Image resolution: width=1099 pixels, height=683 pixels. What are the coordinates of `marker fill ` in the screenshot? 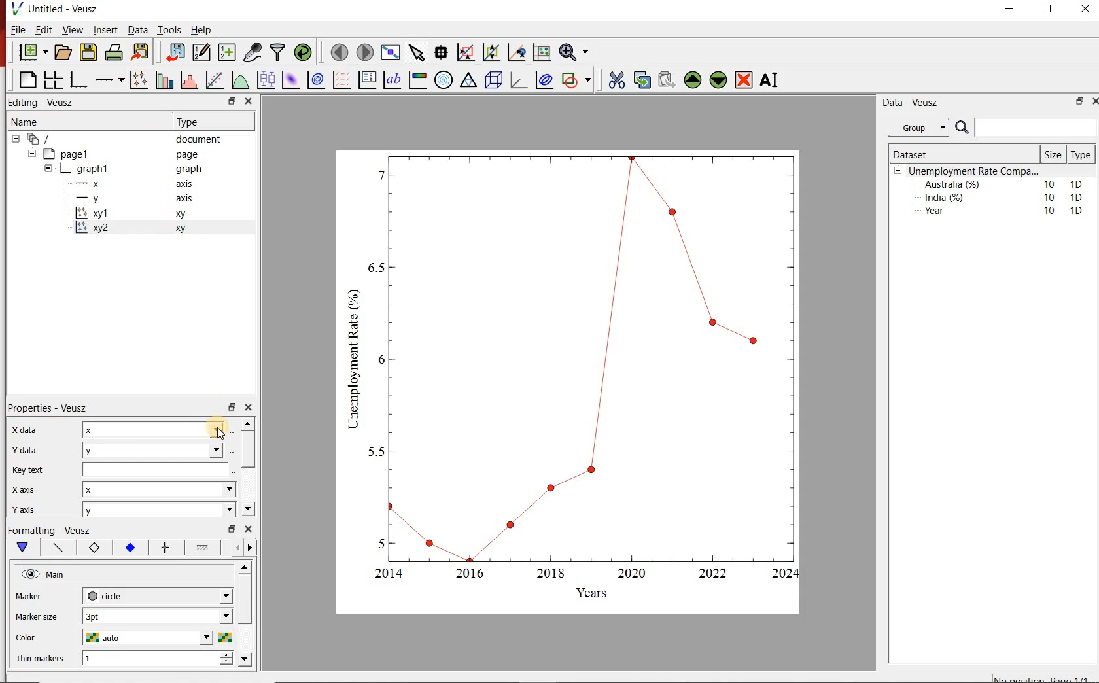 It's located at (131, 548).